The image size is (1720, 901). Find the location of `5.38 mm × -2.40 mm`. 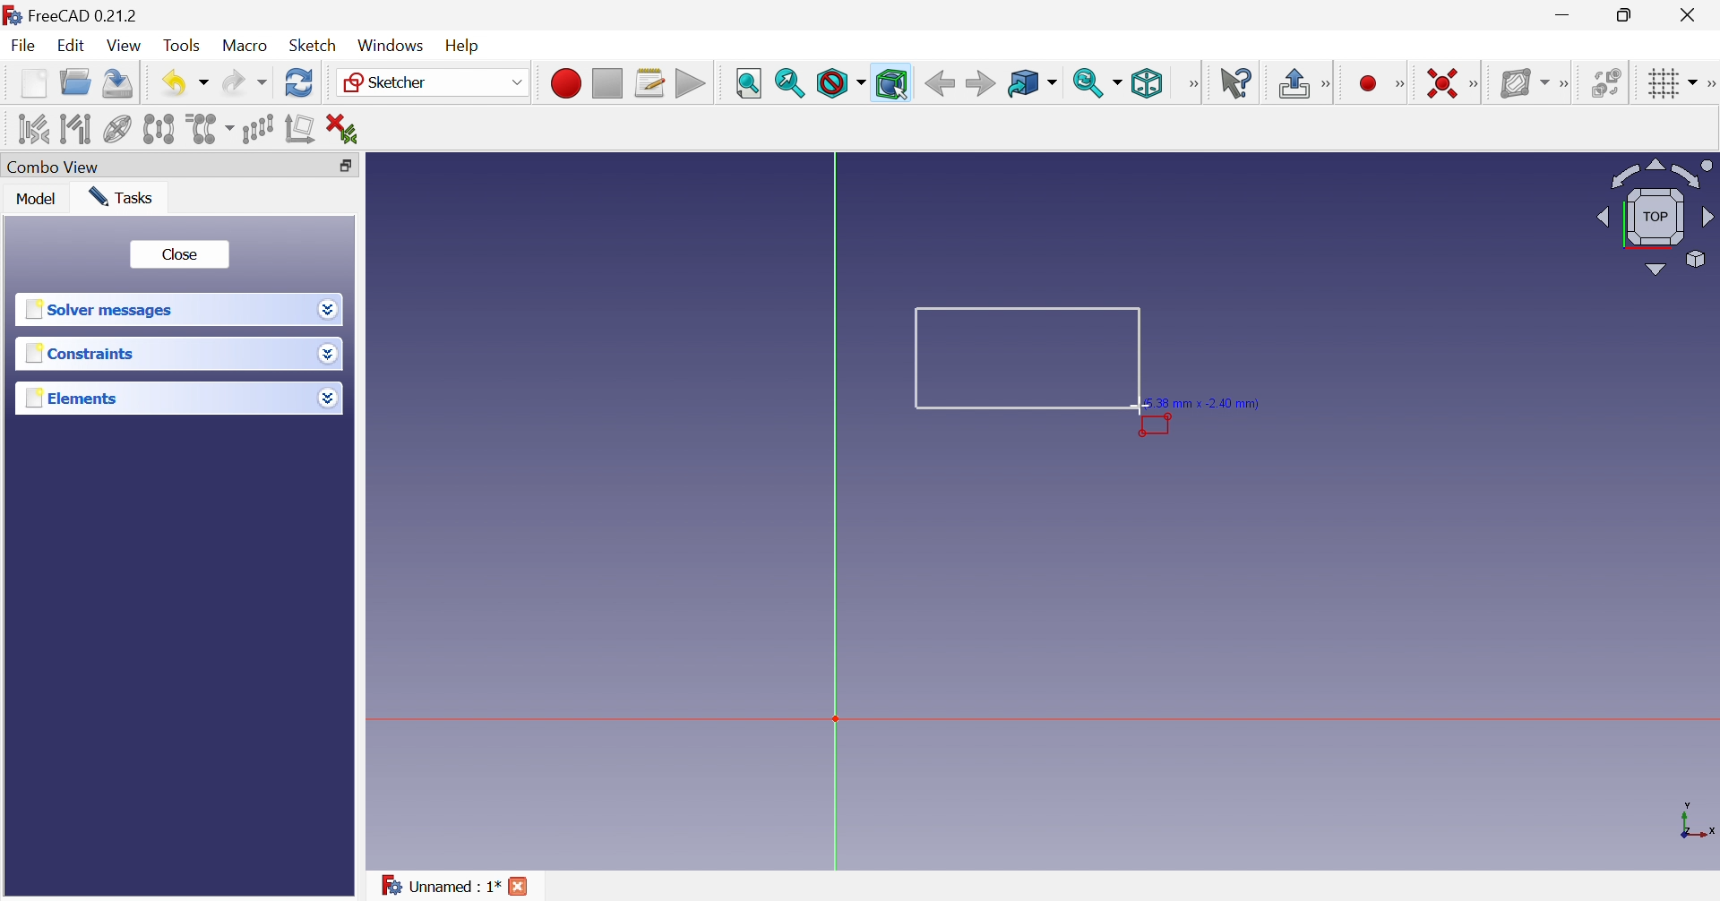

5.38 mm × -2.40 mm is located at coordinates (1202, 405).